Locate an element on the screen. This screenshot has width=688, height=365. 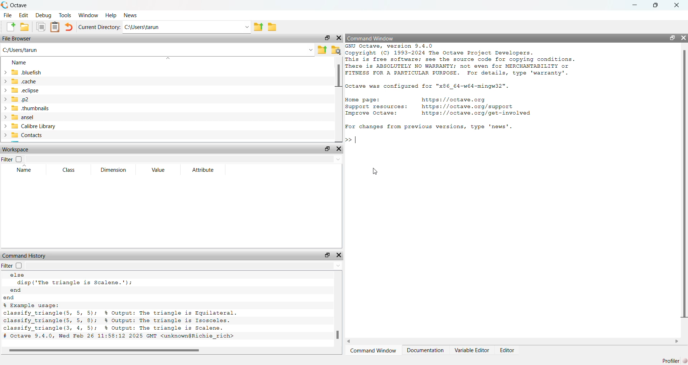
else loop is located at coordinates (79, 280).